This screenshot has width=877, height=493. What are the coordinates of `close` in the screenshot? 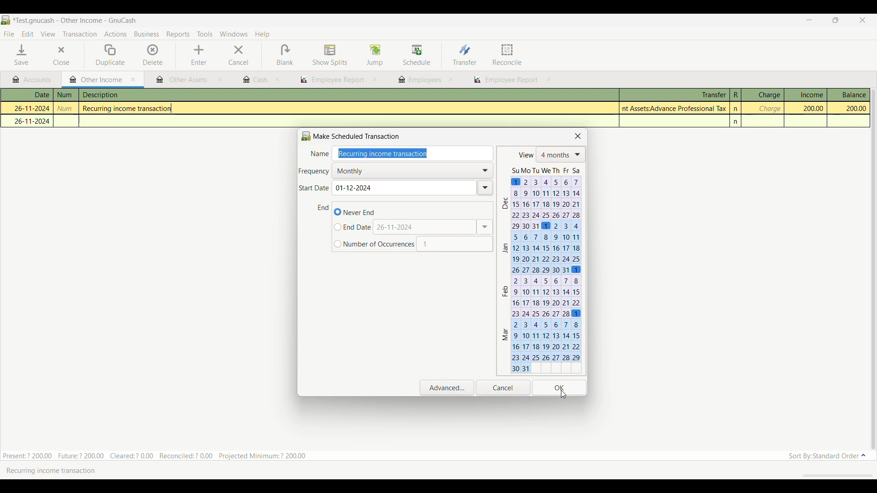 It's located at (451, 79).